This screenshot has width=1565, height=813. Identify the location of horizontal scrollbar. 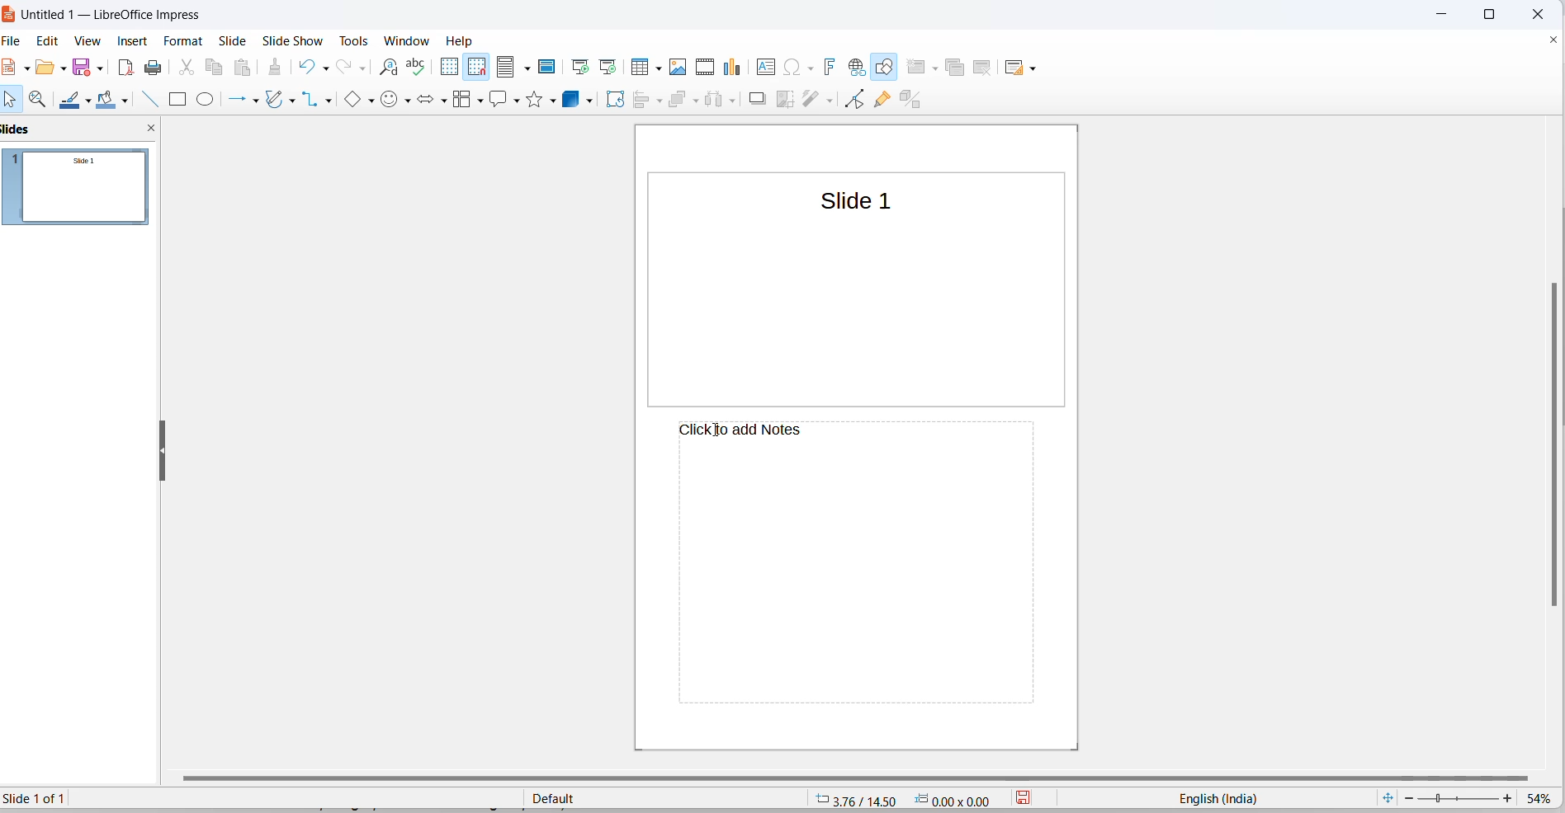
(868, 781).